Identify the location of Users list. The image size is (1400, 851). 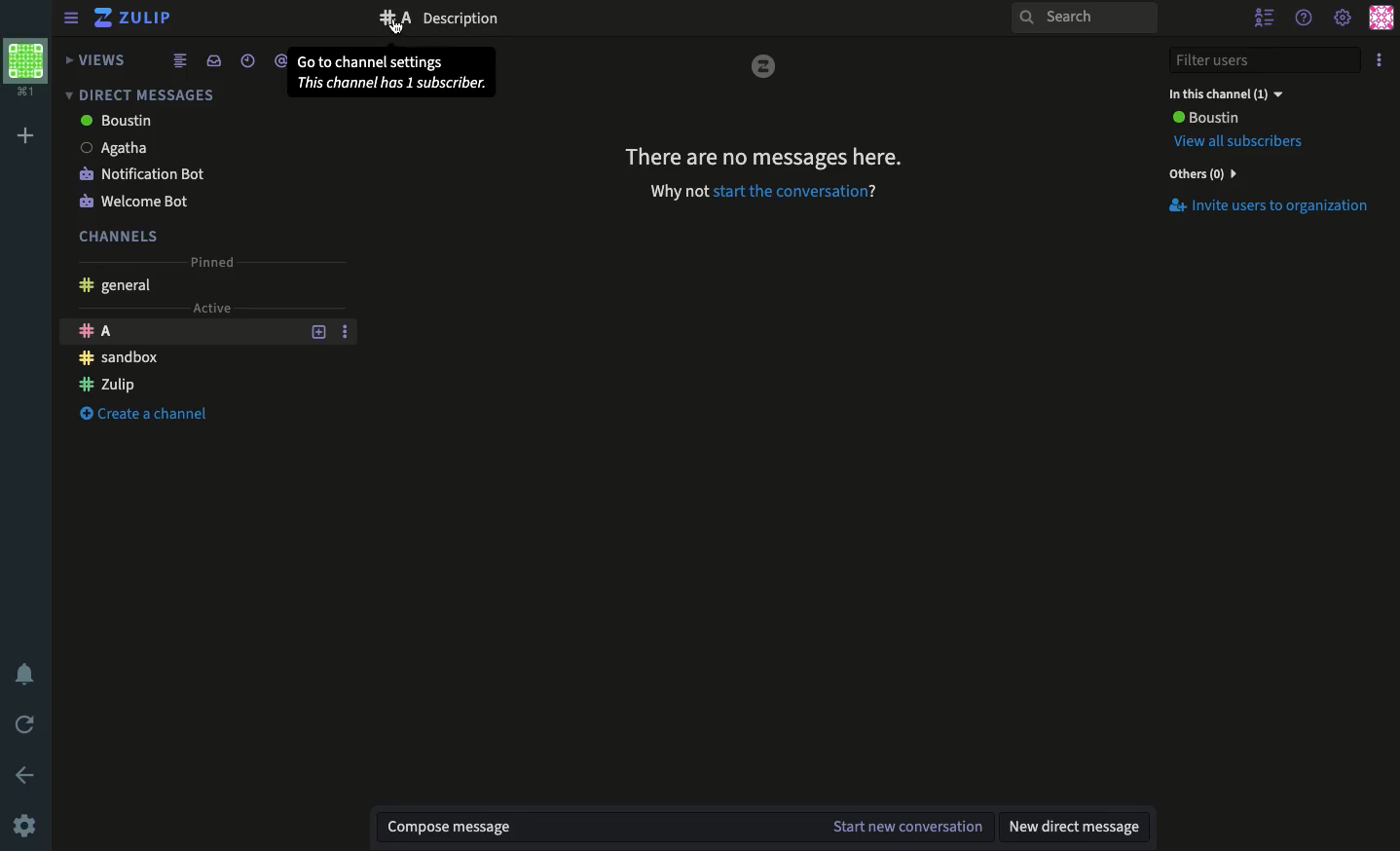
(1267, 18).